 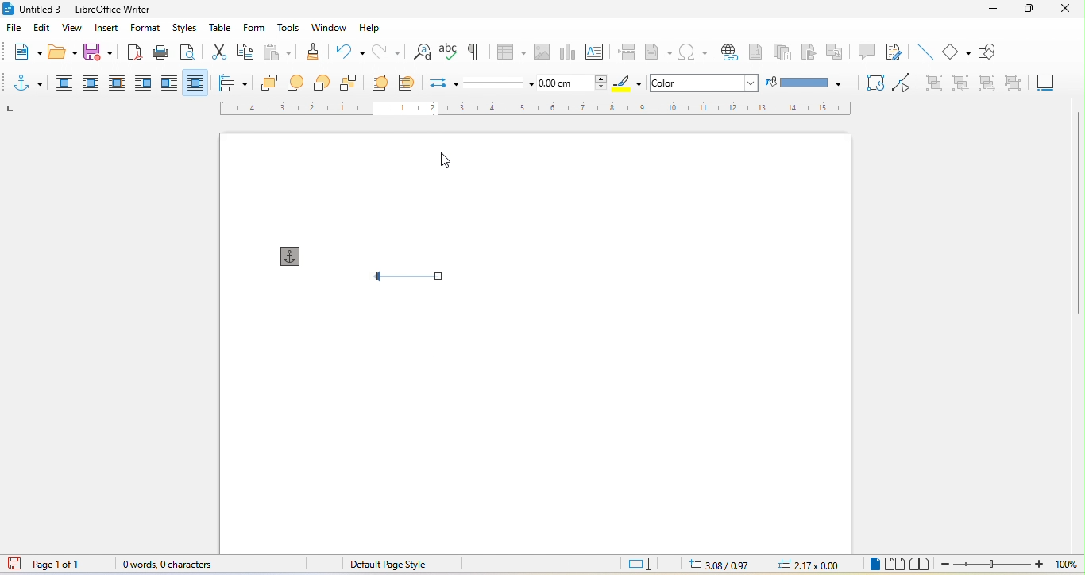 I want to click on fill color, so click(x=805, y=83).